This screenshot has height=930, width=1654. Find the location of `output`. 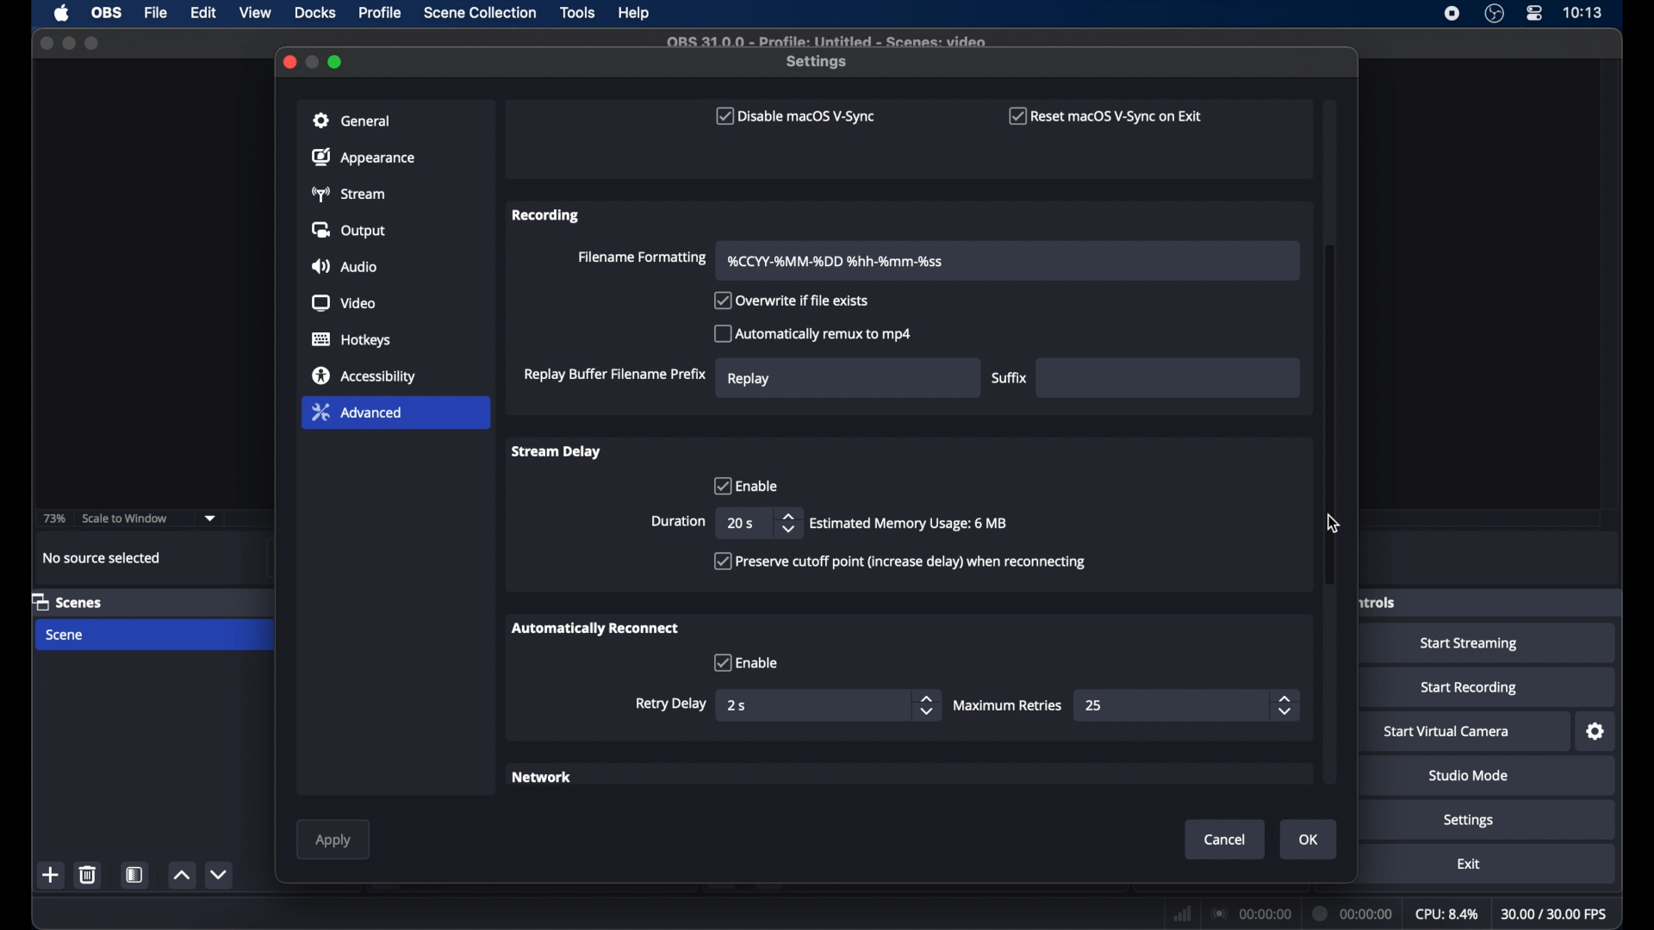

output is located at coordinates (351, 230).